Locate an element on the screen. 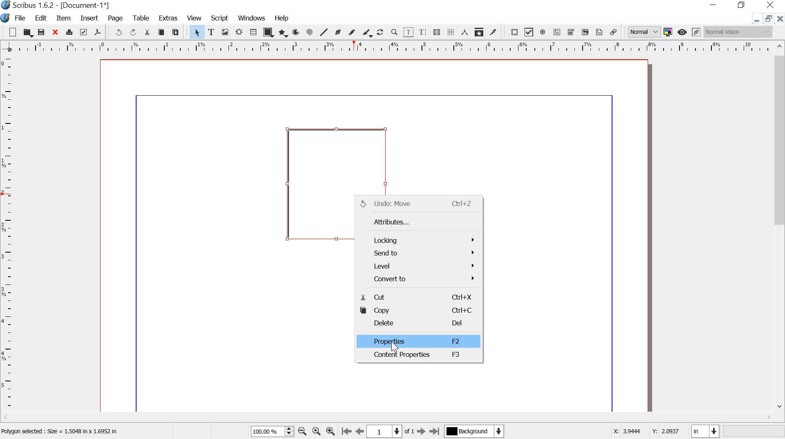 This screenshot has height=439, width=785. help is located at coordinates (283, 19).